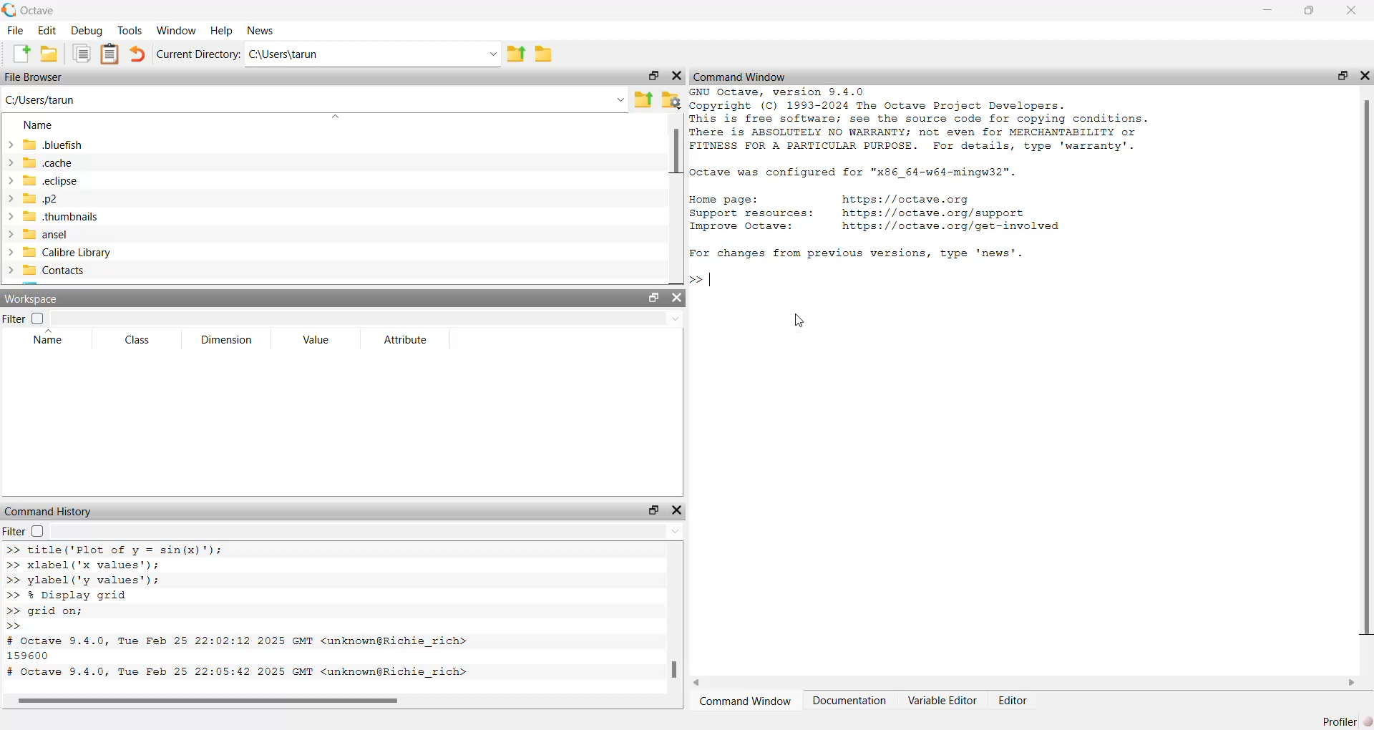 Image resolution: width=1374 pixels, height=730 pixels. What do you see at coordinates (49, 54) in the screenshot?
I see `folder` at bounding box center [49, 54].